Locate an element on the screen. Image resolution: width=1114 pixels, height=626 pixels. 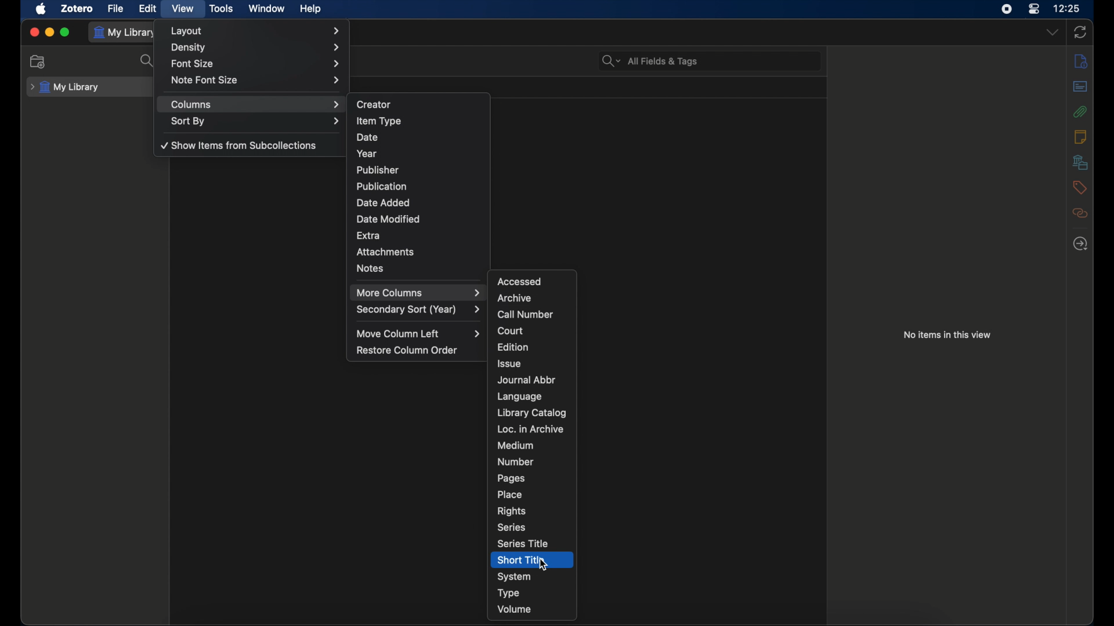
call number is located at coordinates (527, 315).